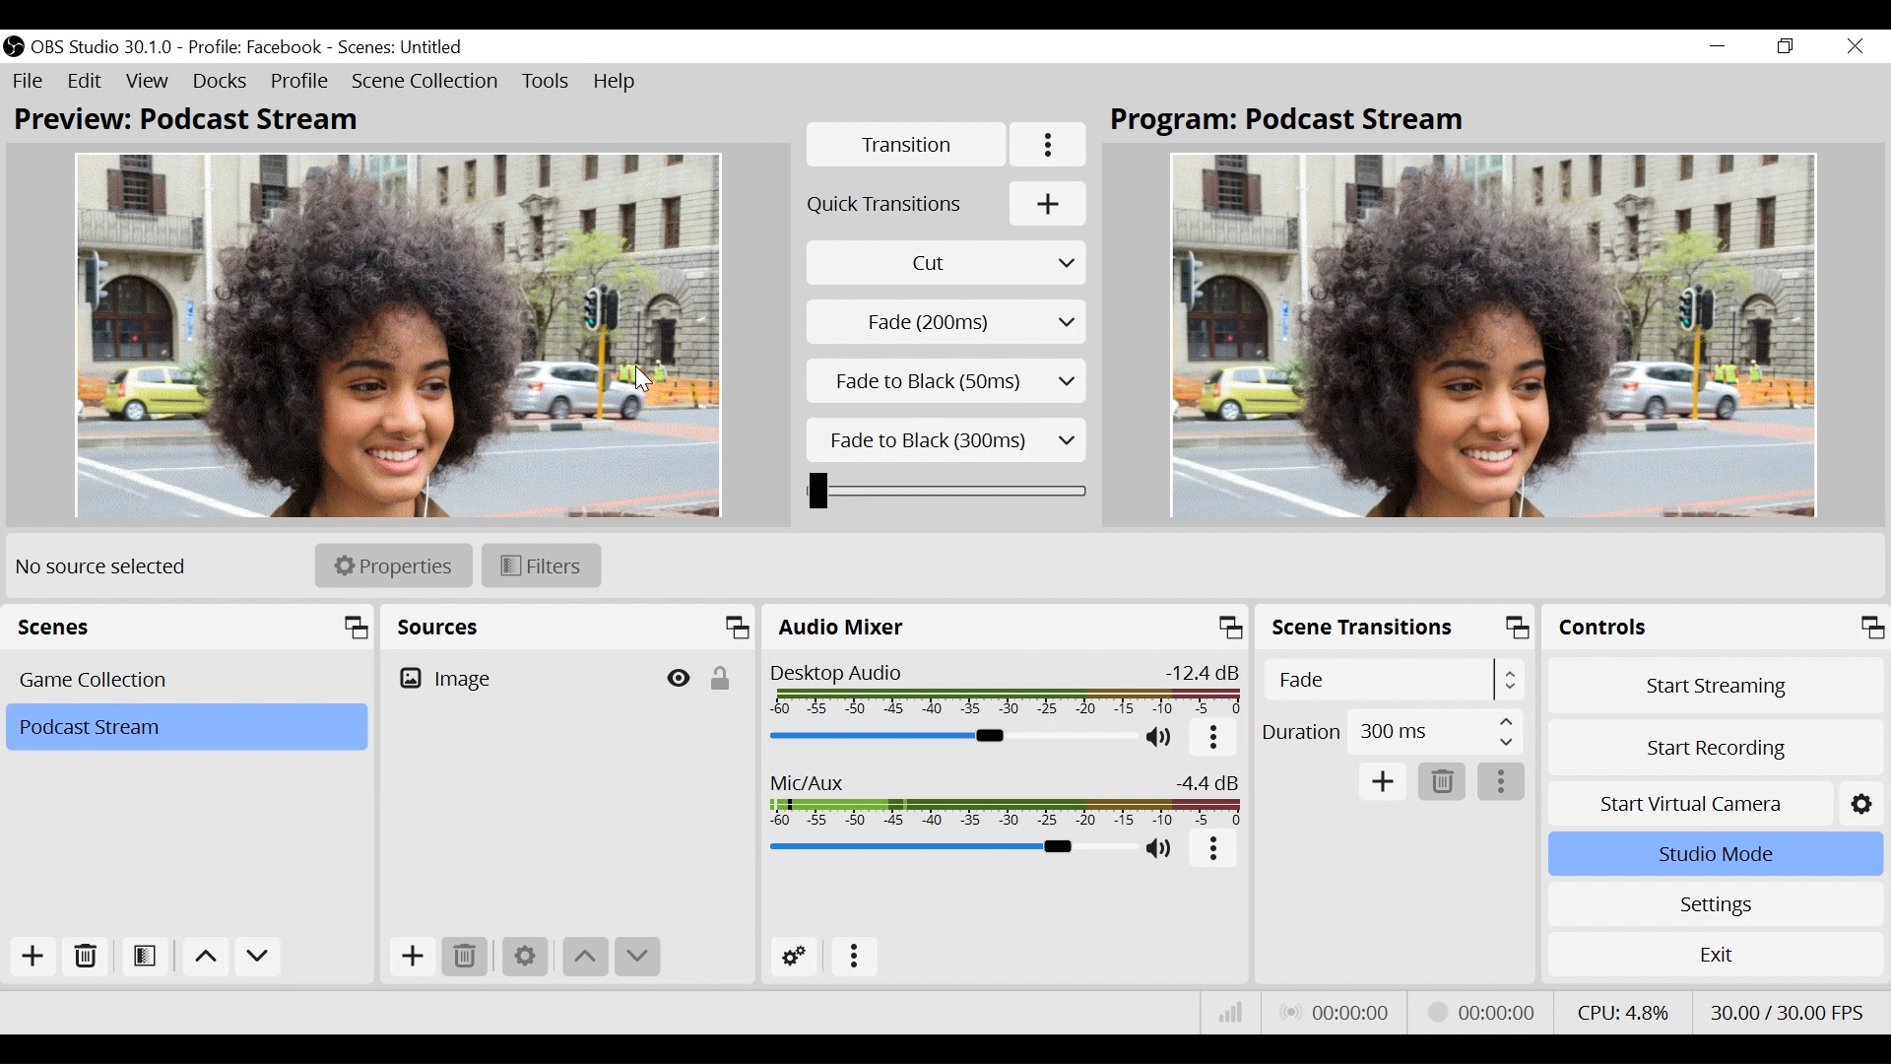  Describe the element at coordinates (1332, 1012) in the screenshot. I see `Live Status` at that location.